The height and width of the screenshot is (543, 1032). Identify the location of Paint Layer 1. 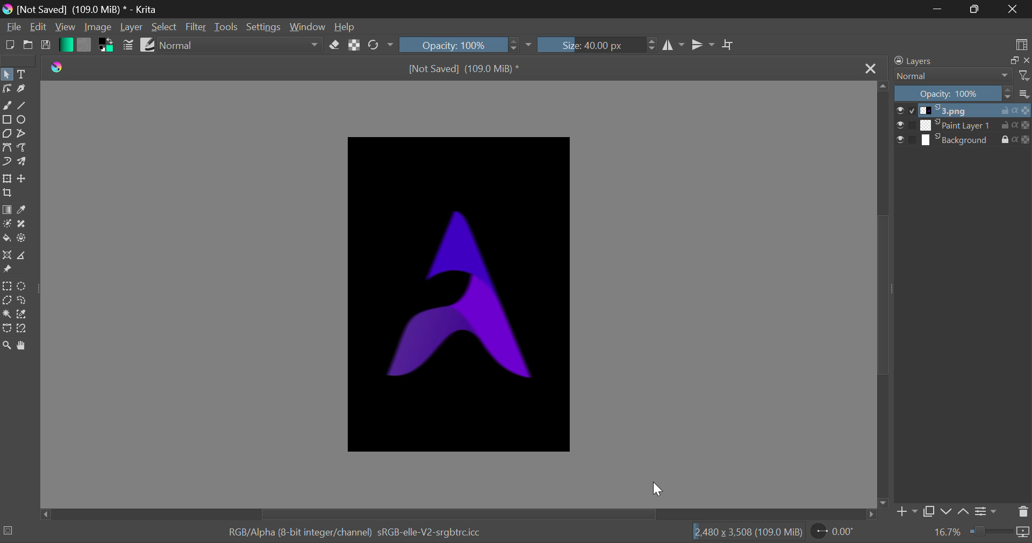
(964, 125).